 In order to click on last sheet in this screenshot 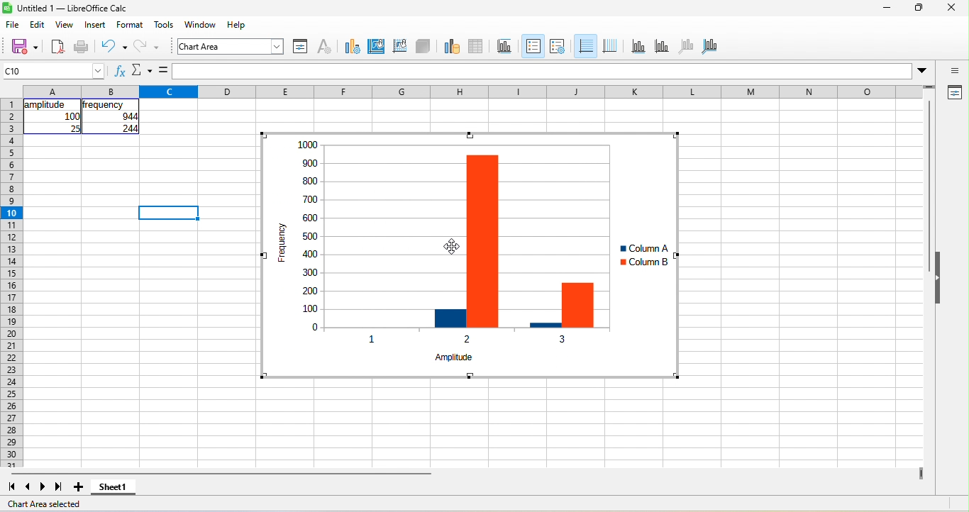, I will do `click(59, 487)`.